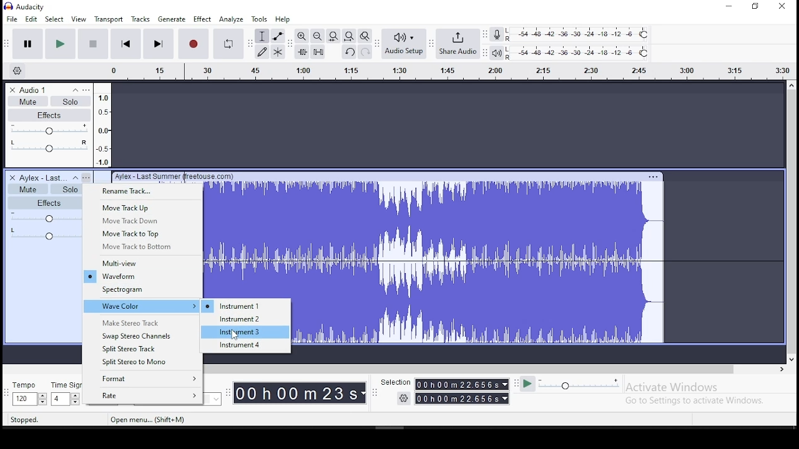 The width and height of the screenshot is (799, 449). I want to click on effects, so click(50, 115).